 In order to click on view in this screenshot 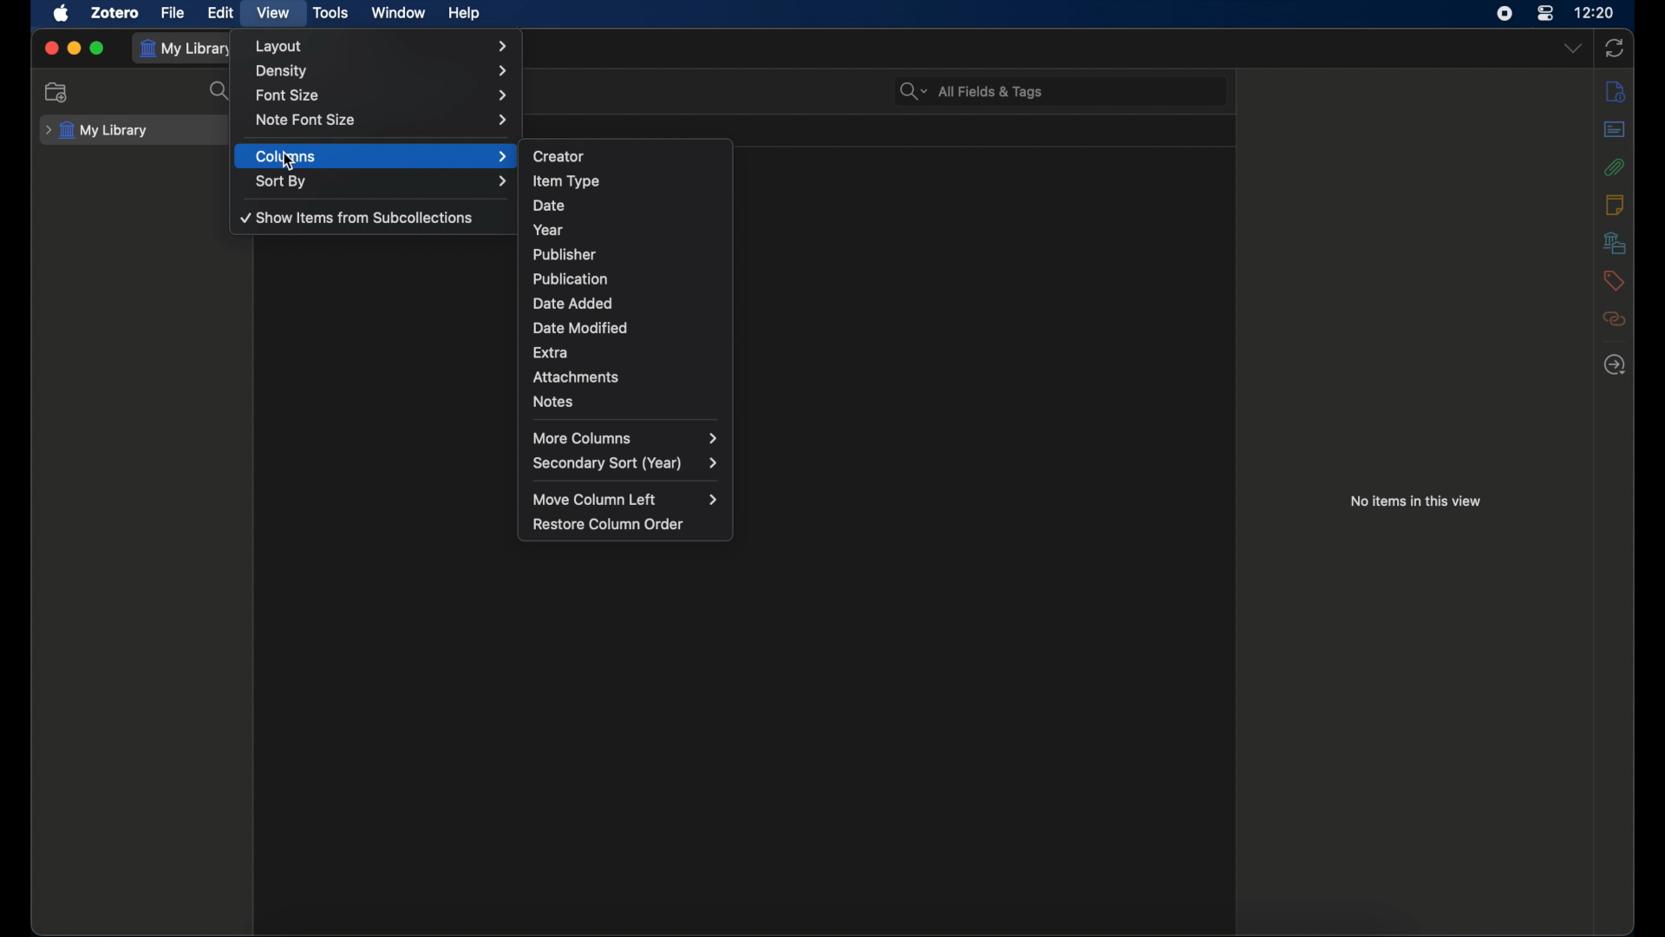, I will do `click(275, 13)`.